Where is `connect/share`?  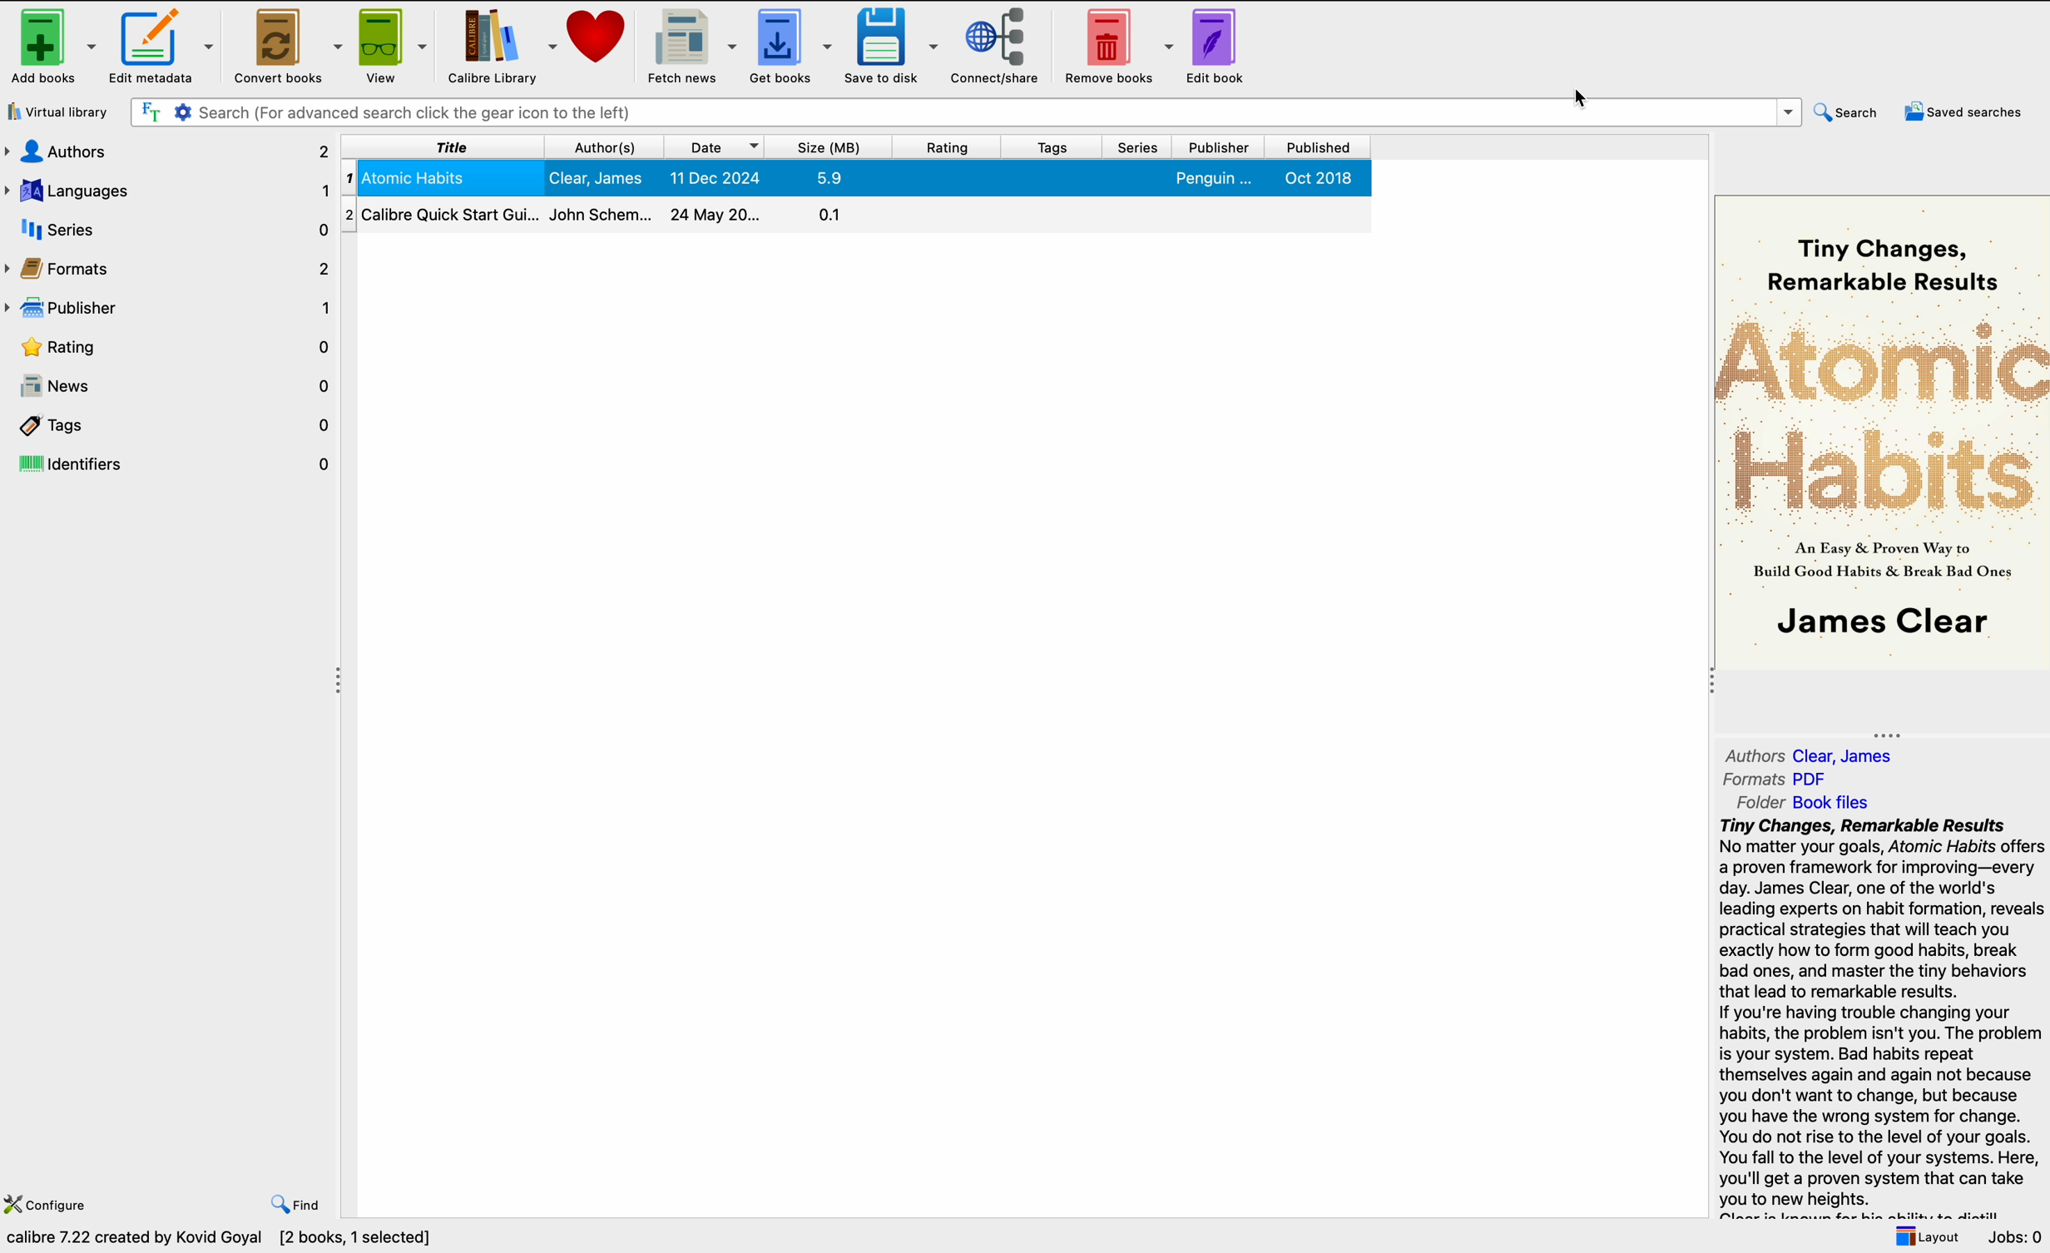 connect/share is located at coordinates (995, 47).